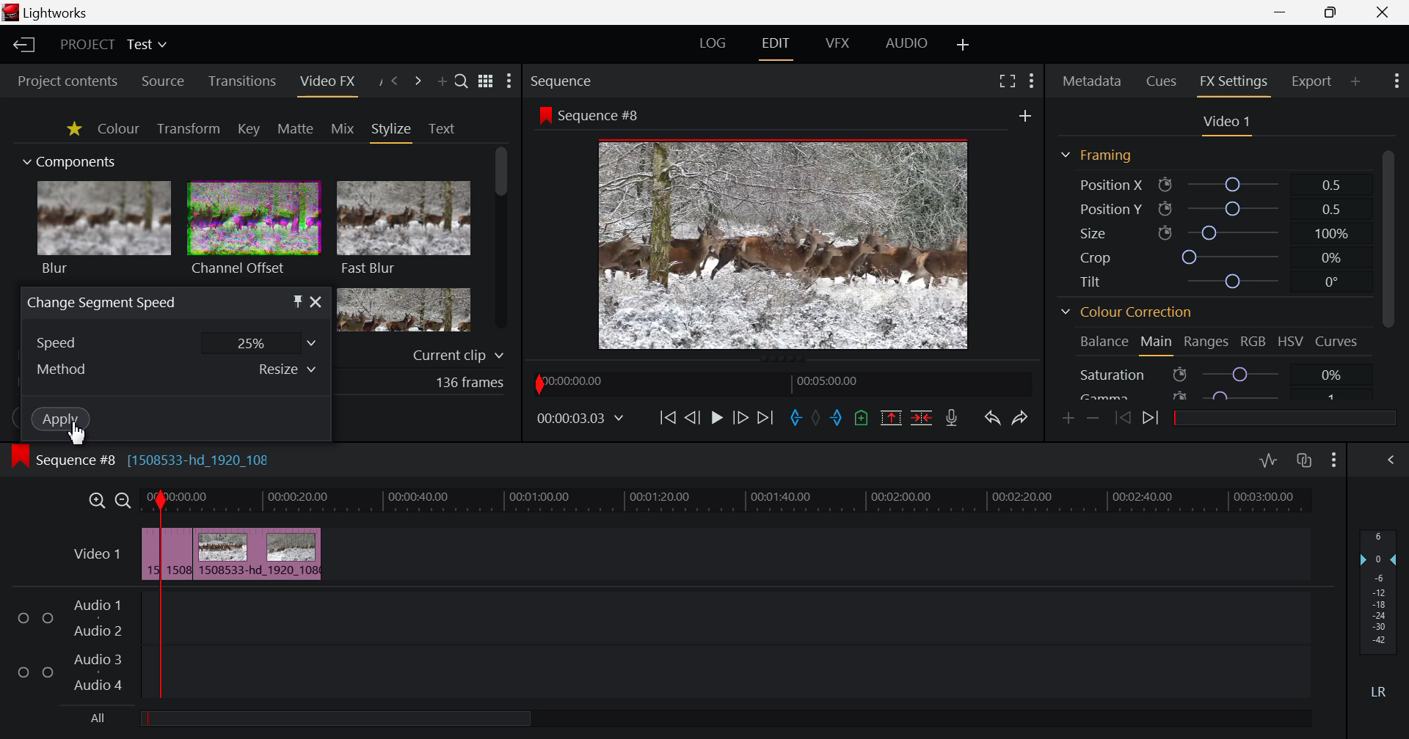 Image resolution: width=1409 pixels, height=739 pixels. Describe the element at coordinates (96, 556) in the screenshot. I see `Video Layer` at that location.